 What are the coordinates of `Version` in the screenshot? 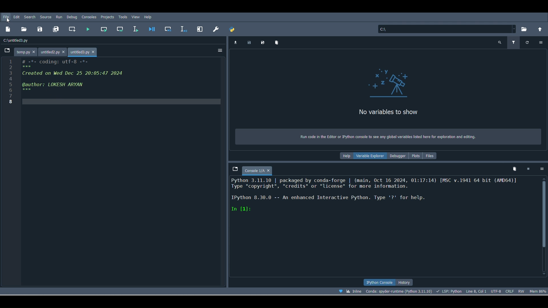 It's located at (399, 291).